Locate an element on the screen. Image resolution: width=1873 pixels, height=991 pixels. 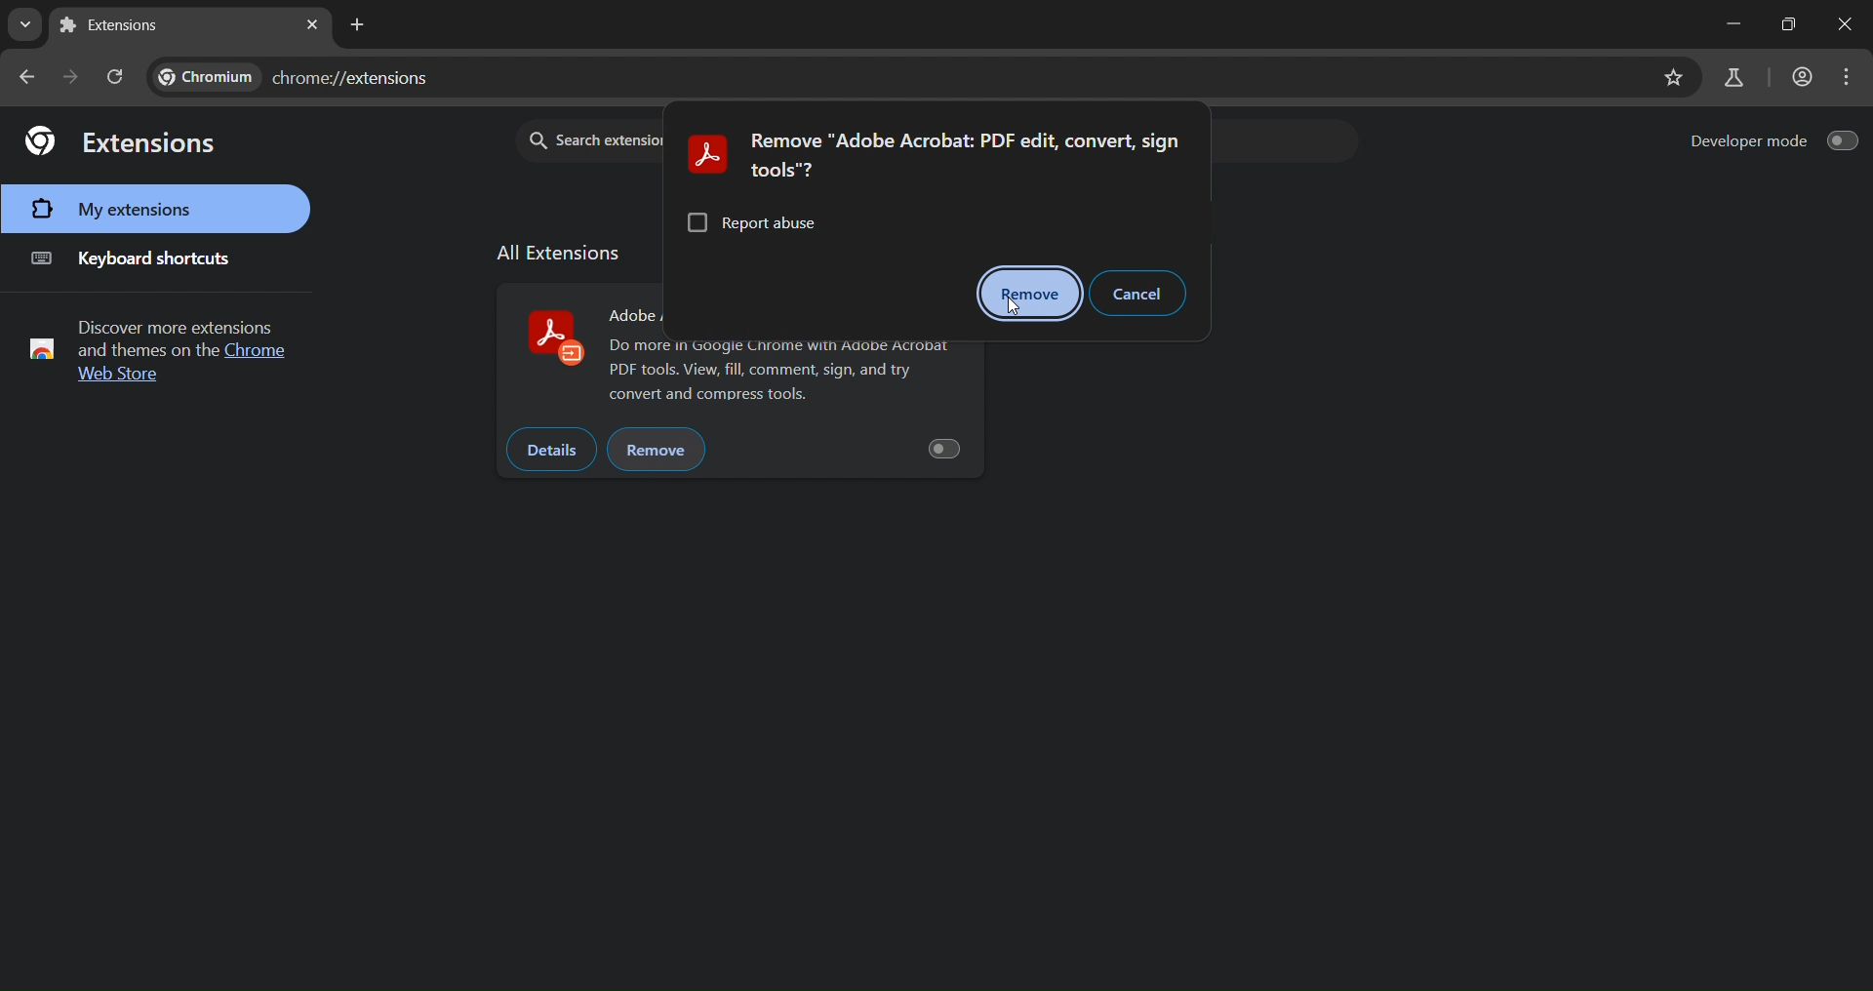
button is located at coordinates (929, 448).